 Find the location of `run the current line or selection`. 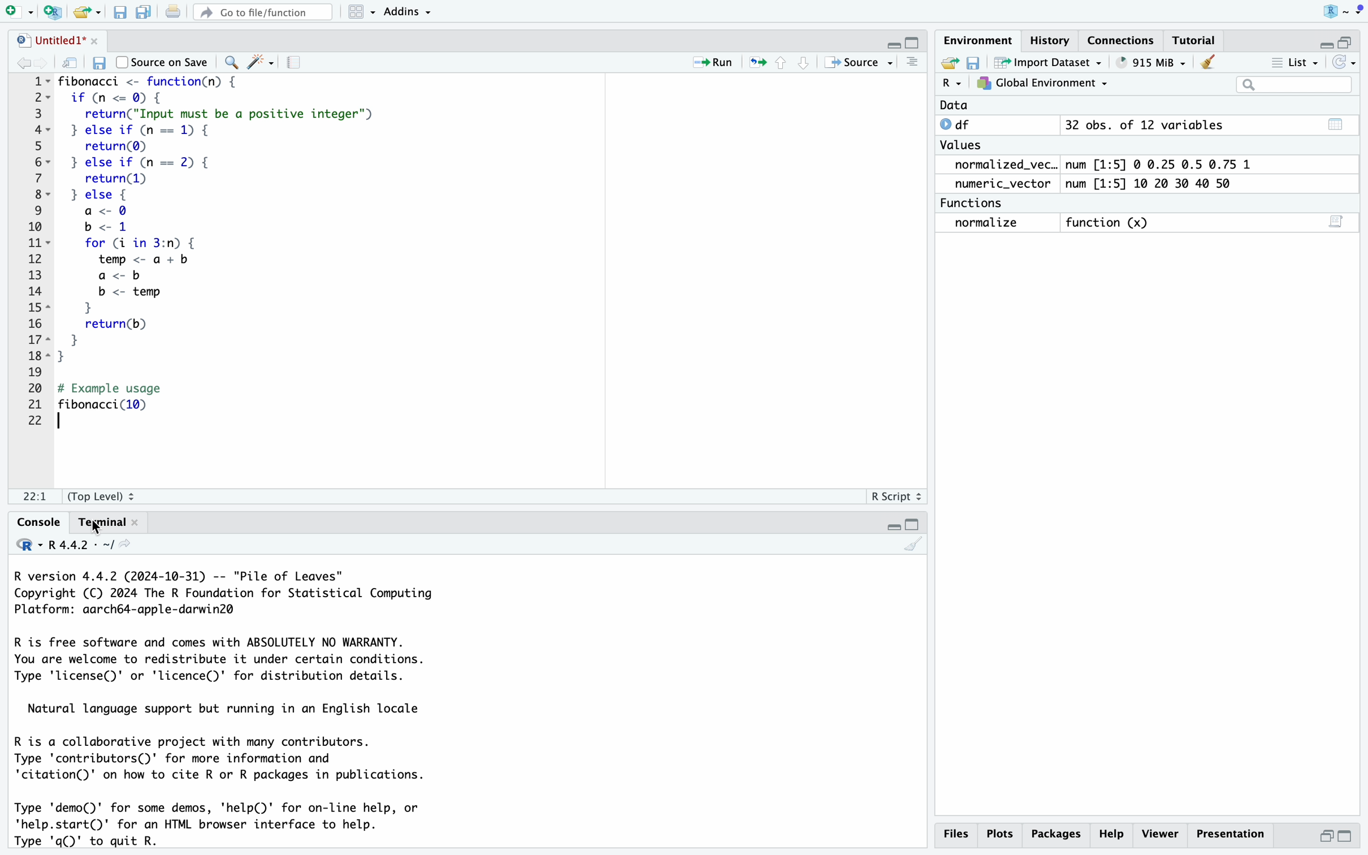

run the current line or selection is located at coordinates (716, 61).